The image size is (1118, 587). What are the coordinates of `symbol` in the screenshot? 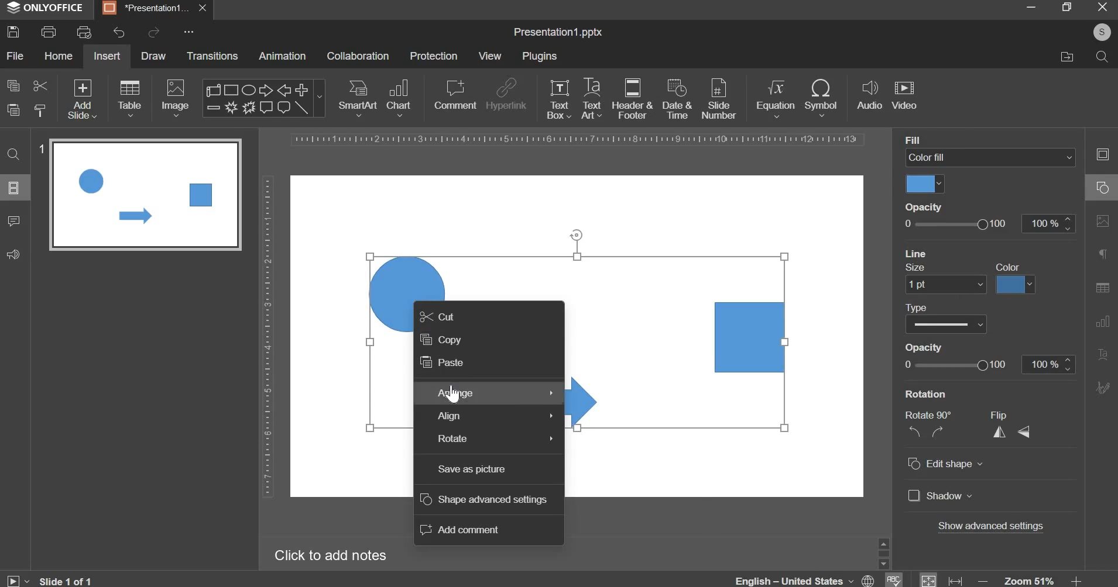 It's located at (821, 97).